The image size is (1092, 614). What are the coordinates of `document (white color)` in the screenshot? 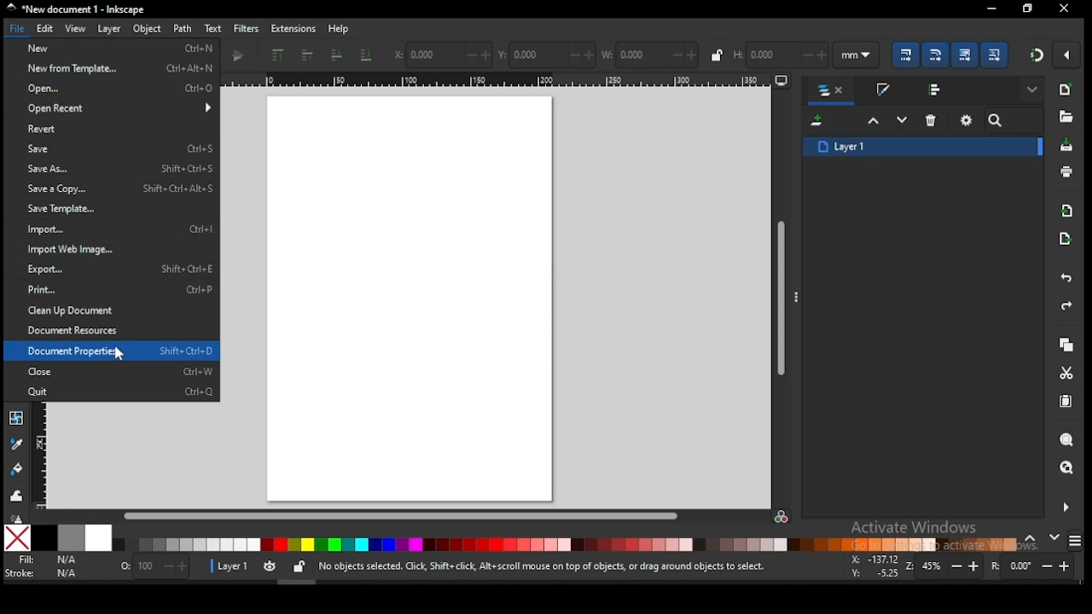 It's located at (410, 298).